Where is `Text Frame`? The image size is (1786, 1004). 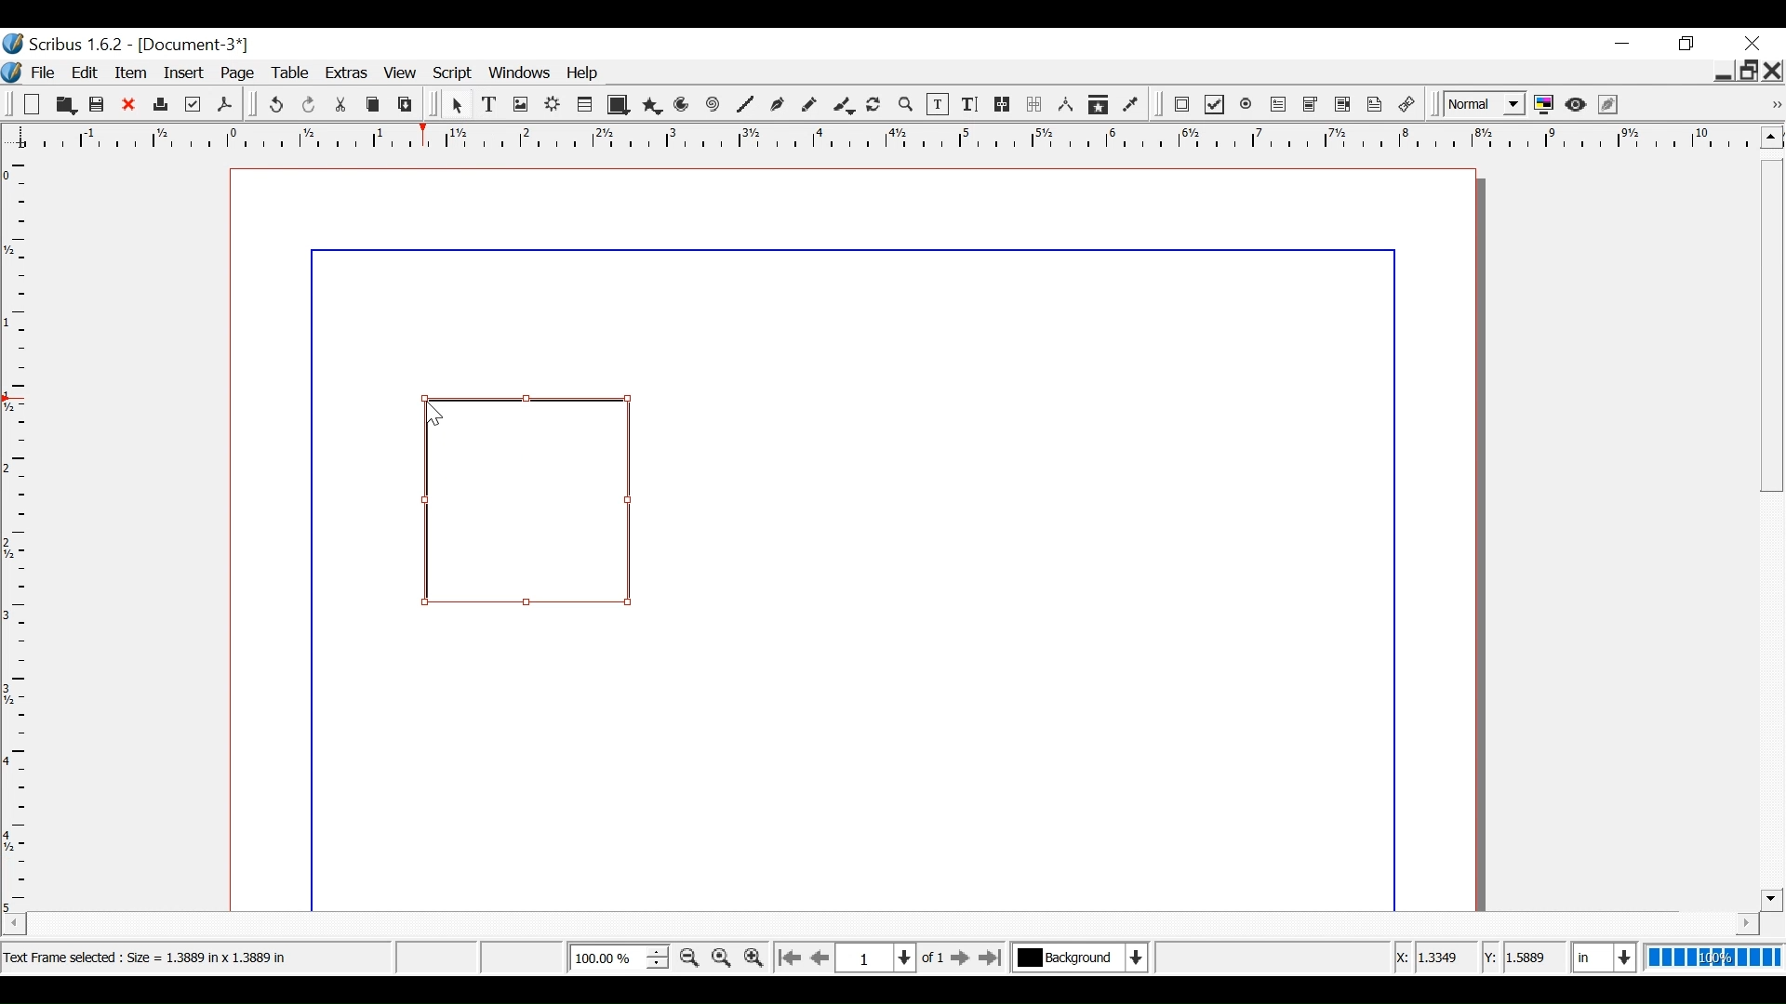 Text Frame is located at coordinates (526, 500).